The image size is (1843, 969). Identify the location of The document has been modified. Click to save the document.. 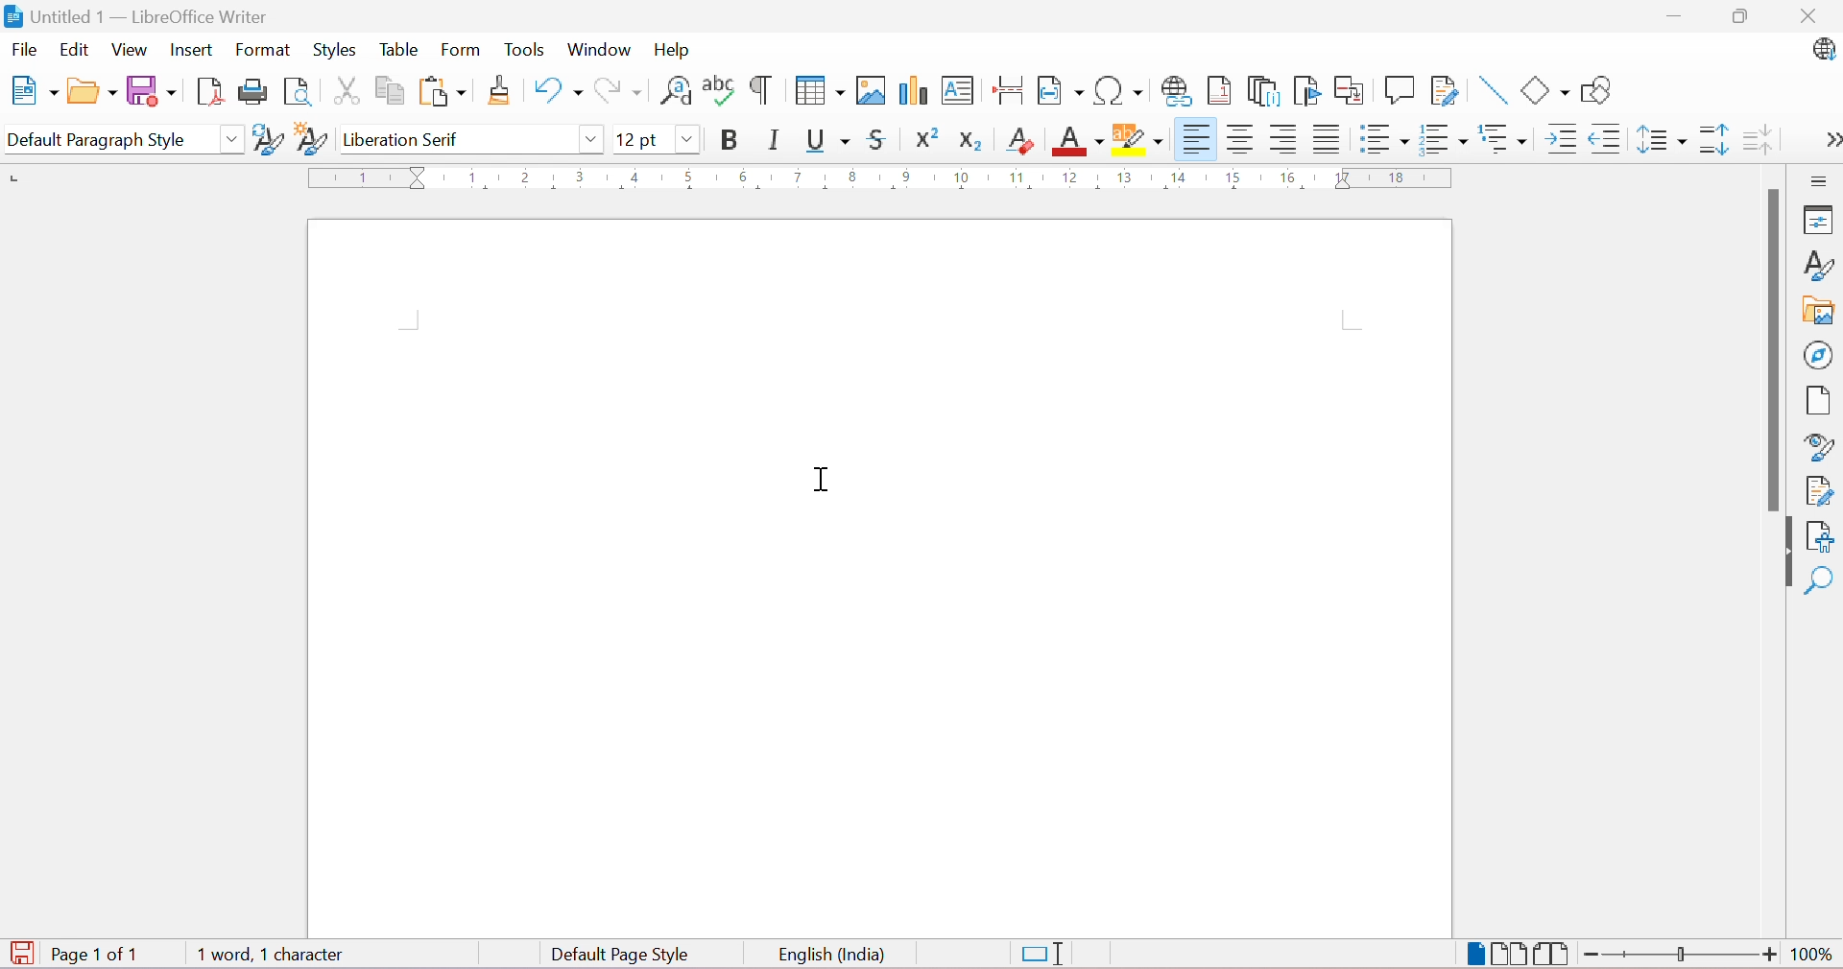
(21, 952).